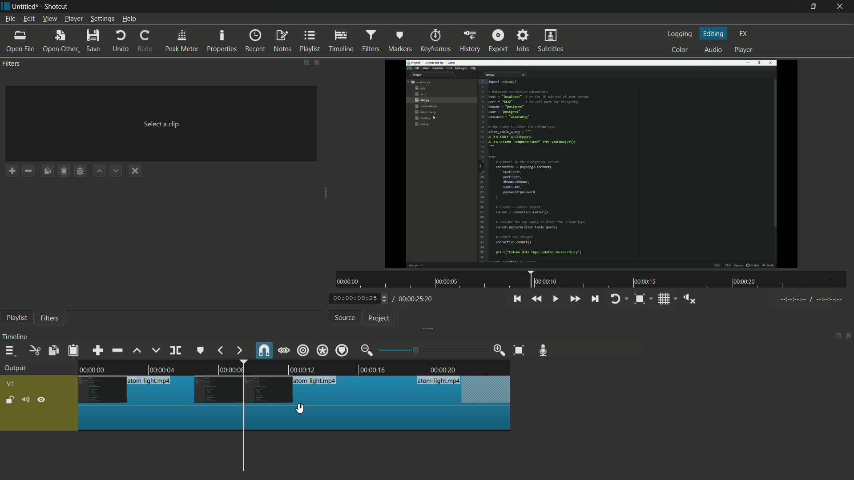 The image size is (854, 480). I want to click on audio, so click(714, 49).